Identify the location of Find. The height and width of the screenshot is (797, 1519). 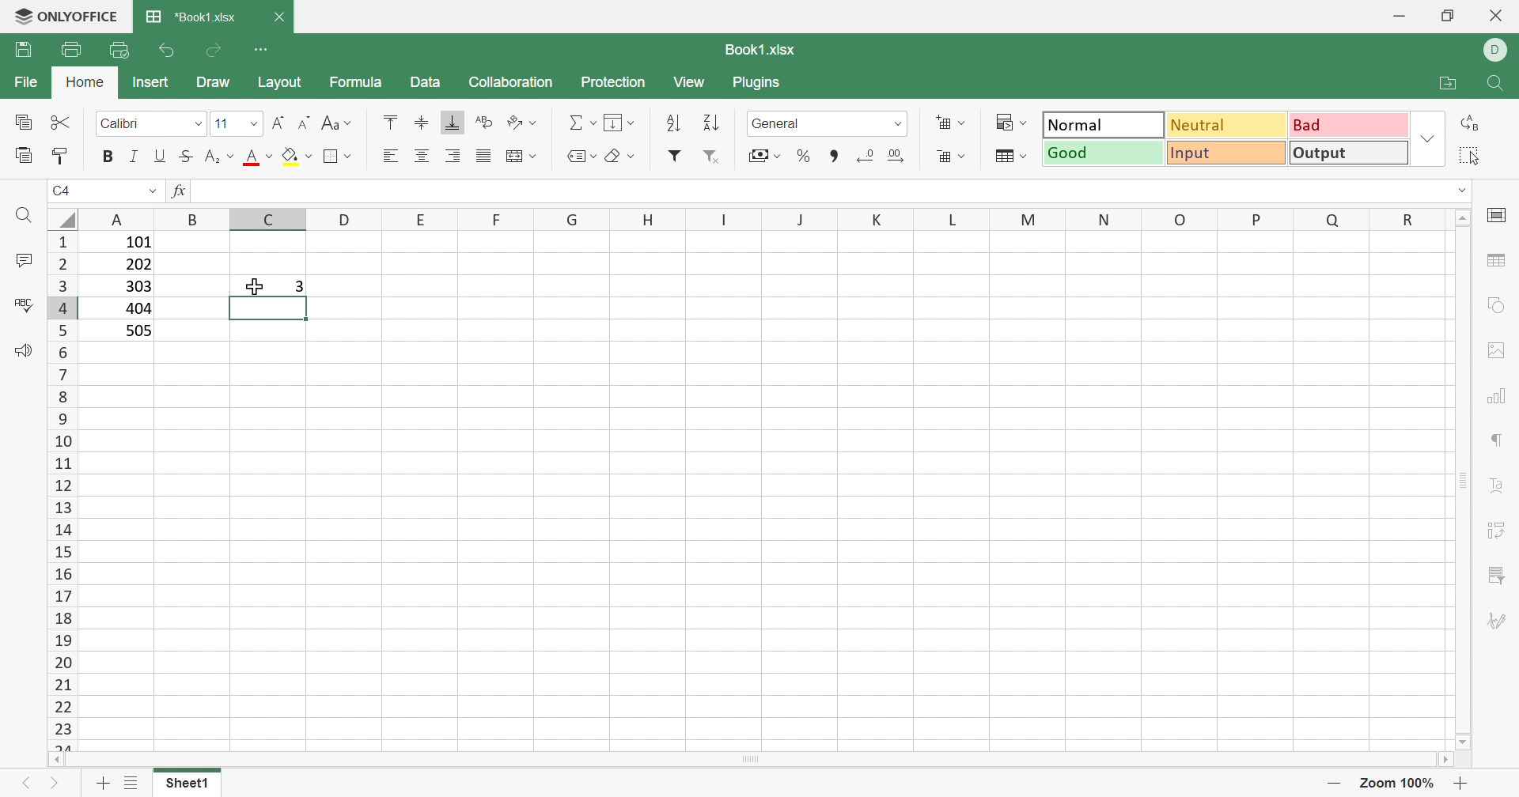
(21, 215).